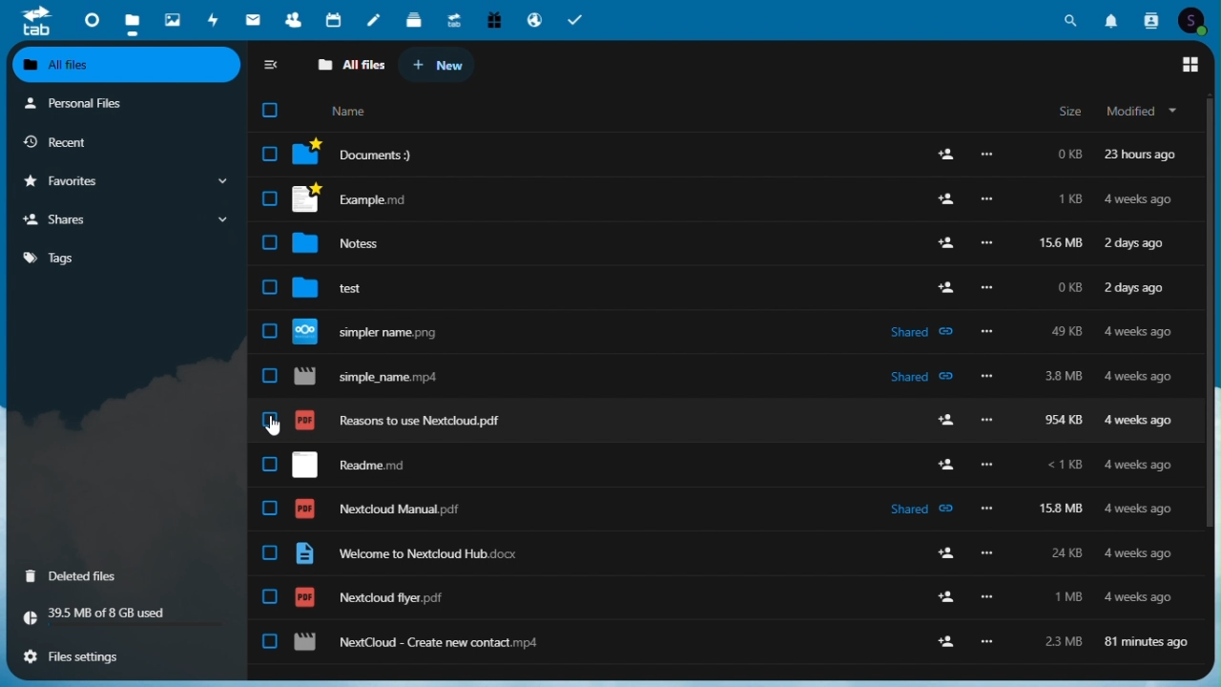 This screenshot has height=687, width=1221. I want to click on all files, so click(128, 65).